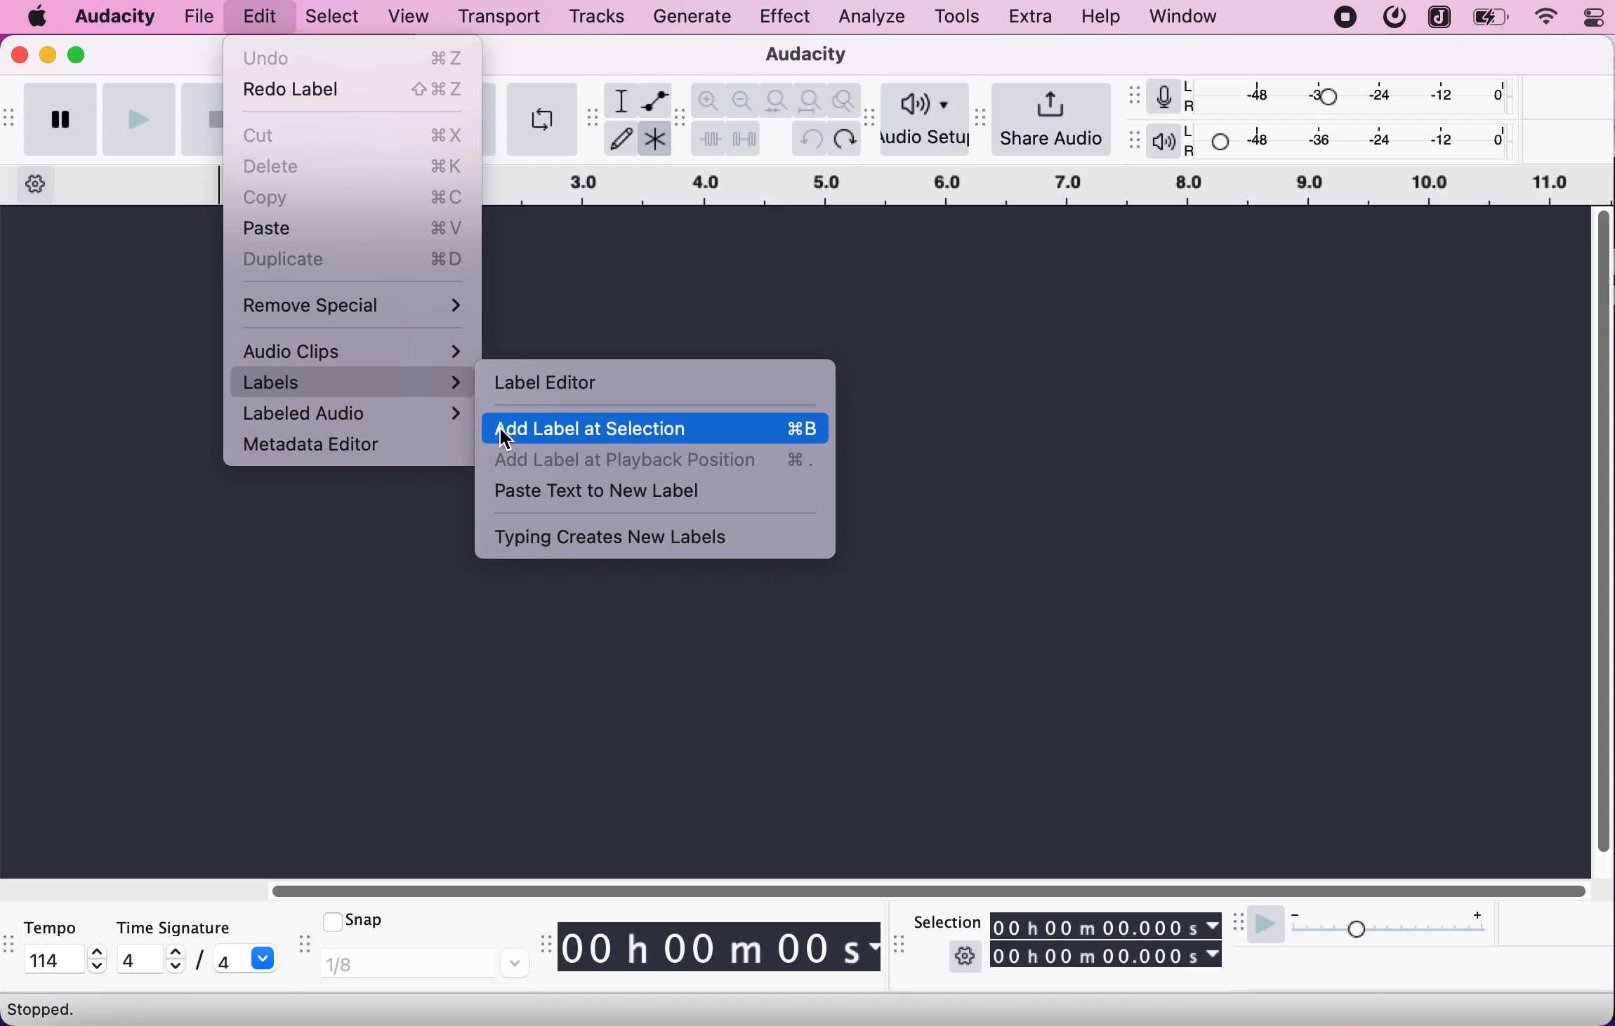  I want to click on panel control, so click(1587, 18).